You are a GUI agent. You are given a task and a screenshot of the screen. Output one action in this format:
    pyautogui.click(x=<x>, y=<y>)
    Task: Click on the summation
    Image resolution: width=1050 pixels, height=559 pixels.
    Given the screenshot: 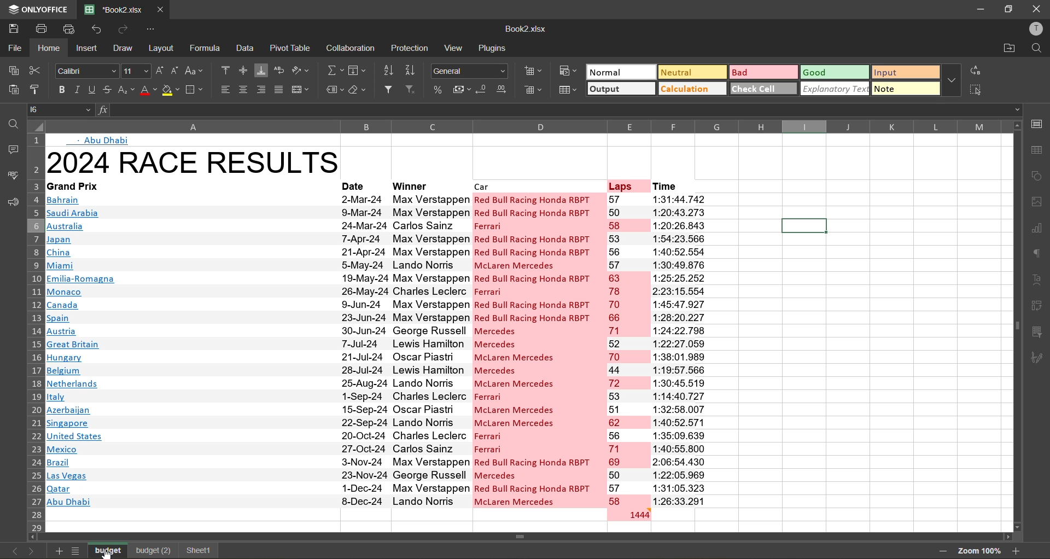 What is the action you would take?
    pyautogui.click(x=334, y=72)
    